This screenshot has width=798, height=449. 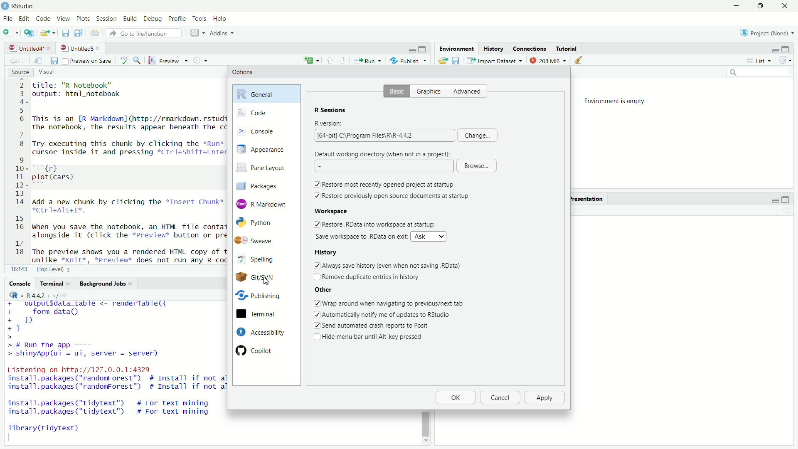 What do you see at coordinates (316, 338) in the screenshot?
I see `check box` at bounding box center [316, 338].